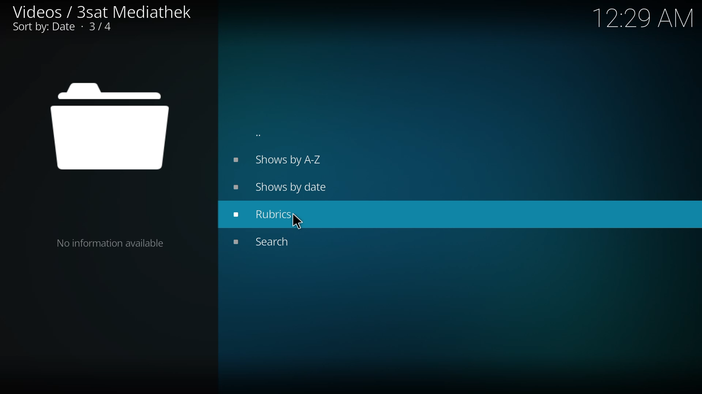 The image size is (702, 394). Describe the element at coordinates (268, 241) in the screenshot. I see `search` at that location.